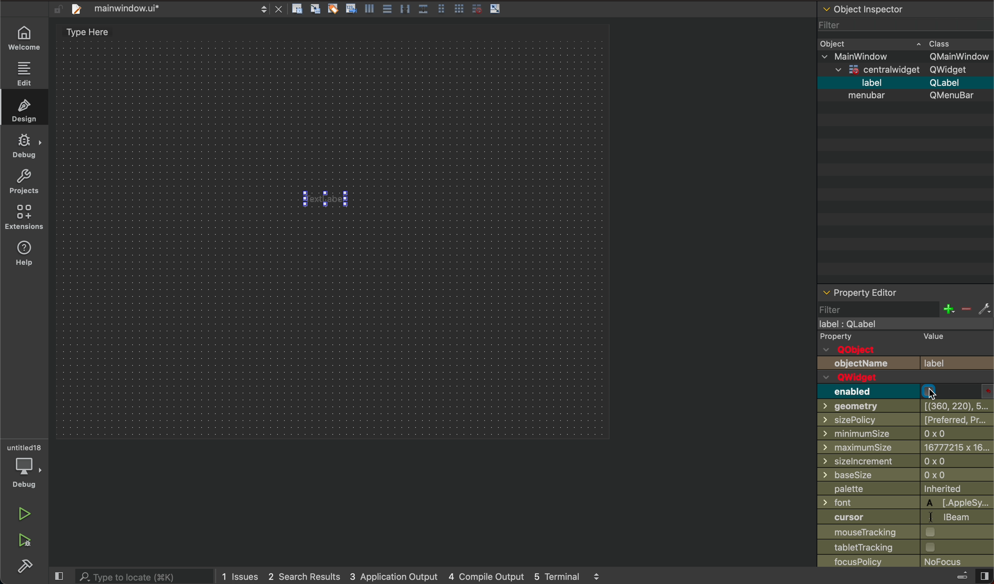  What do you see at coordinates (25, 36) in the screenshot?
I see `wecome` at bounding box center [25, 36].